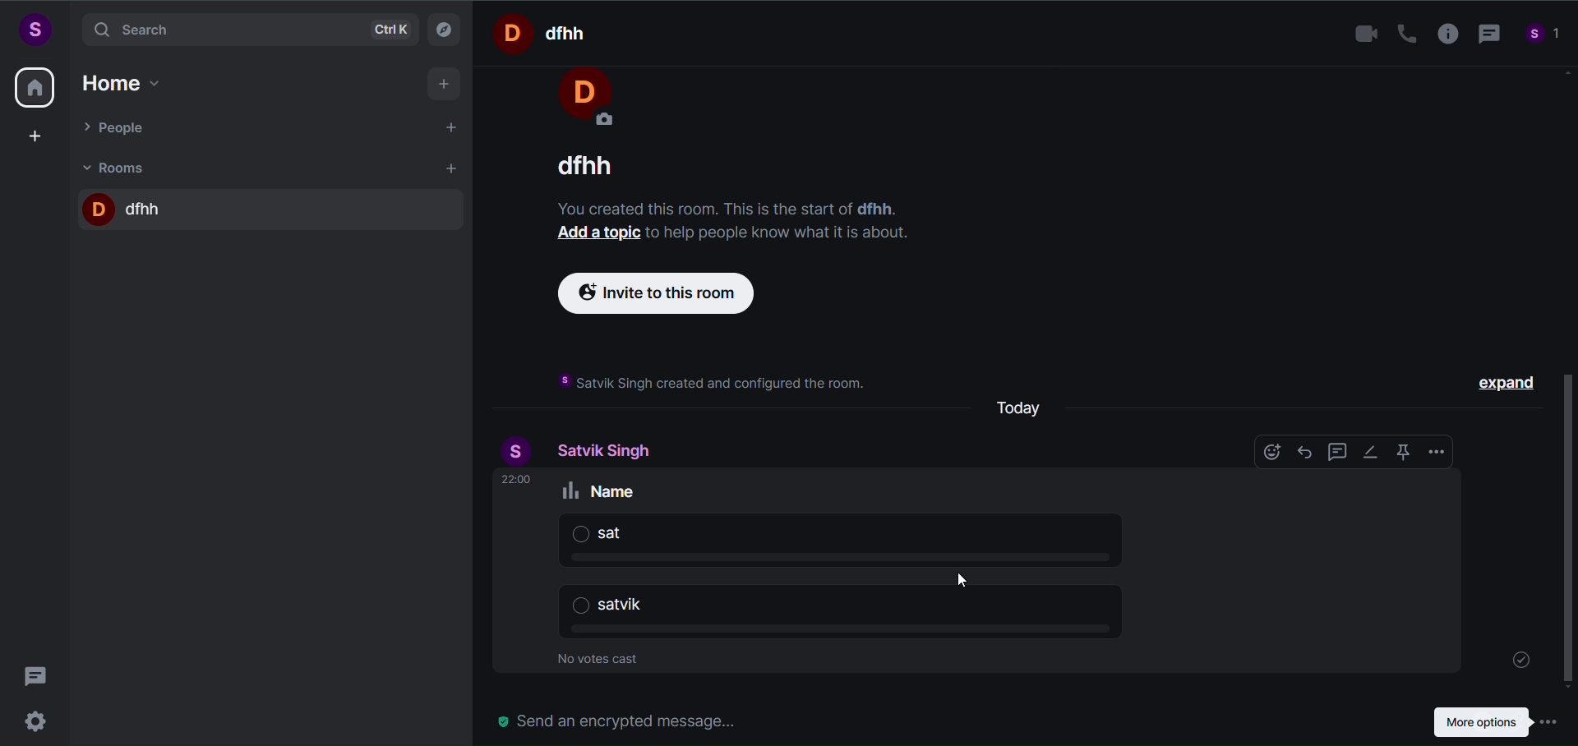 The image size is (1578, 746). Describe the element at coordinates (454, 168) in the screenshot. I see `add room` at that location.